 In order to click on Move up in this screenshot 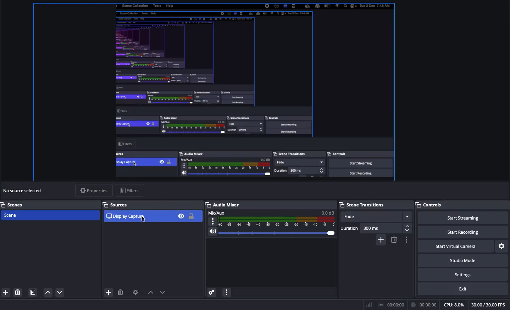, I will do `click(47, 293)`.